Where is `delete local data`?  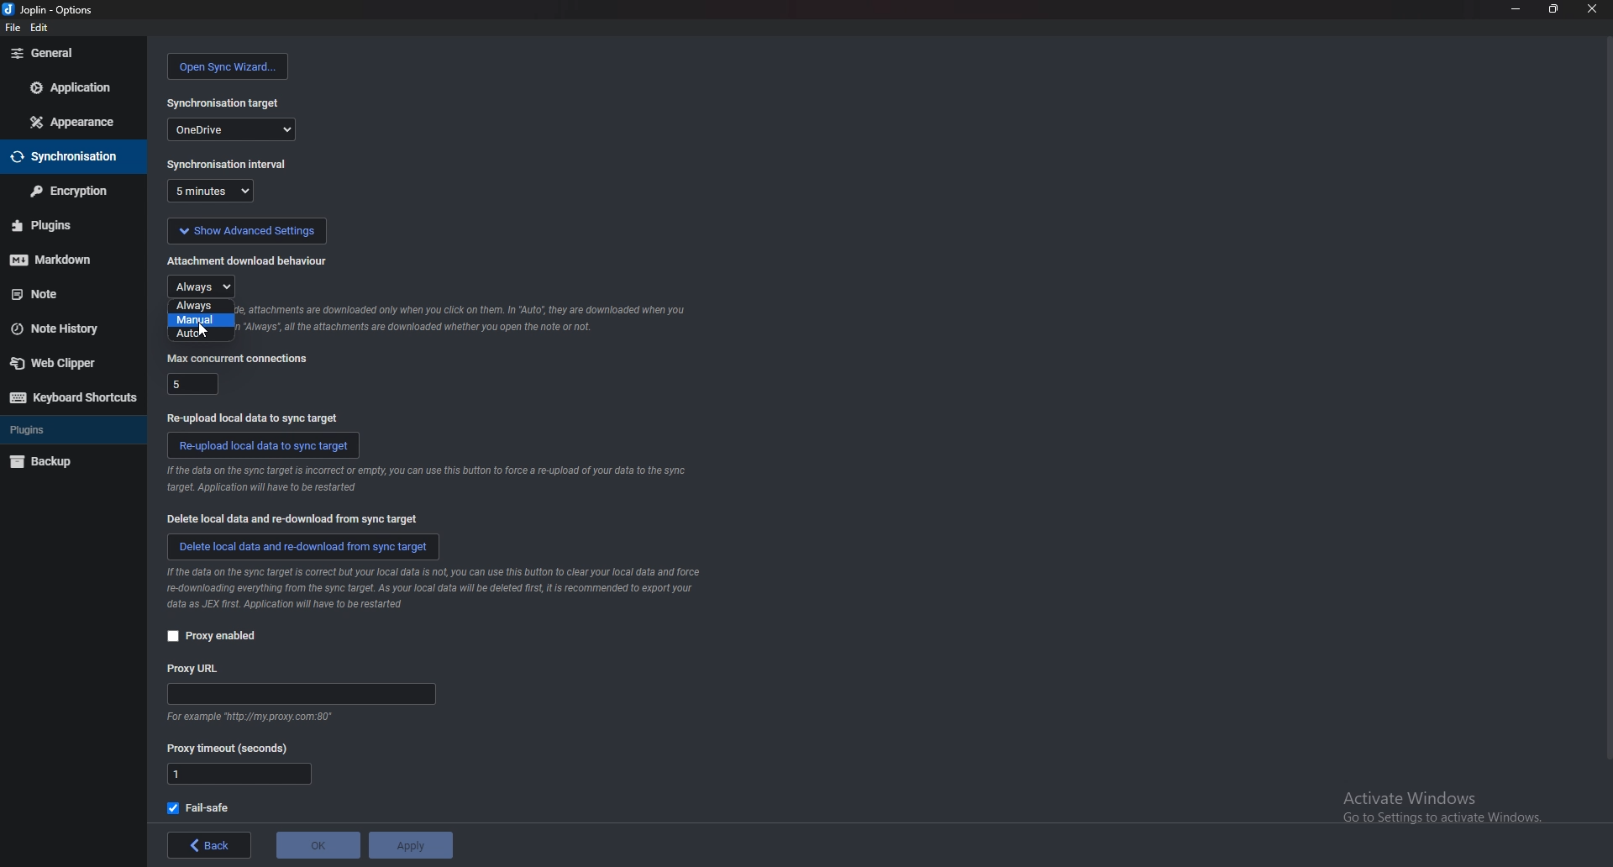
delete local data is located at coordinates (293, 518).